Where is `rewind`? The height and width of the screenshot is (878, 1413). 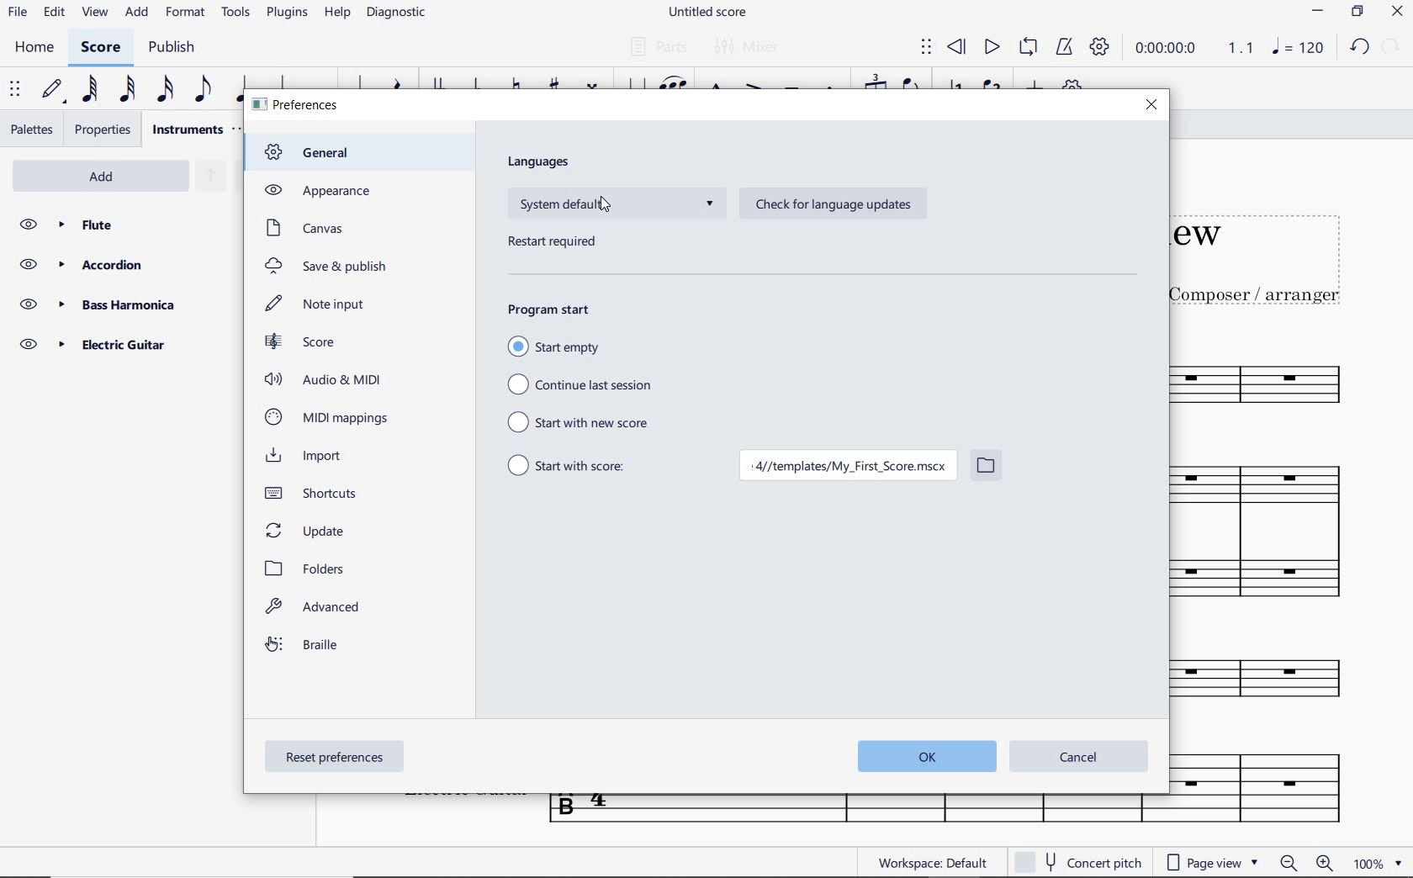 rewind is located at coordinates (956, 46).